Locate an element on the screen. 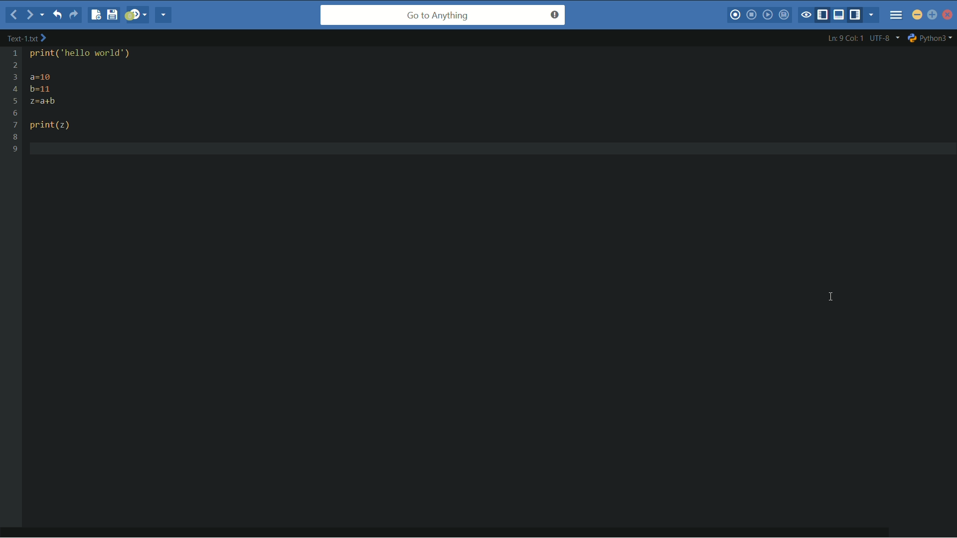 The width and height of the screenshot is (957, 538). menu is located at coordinates (896, 14).